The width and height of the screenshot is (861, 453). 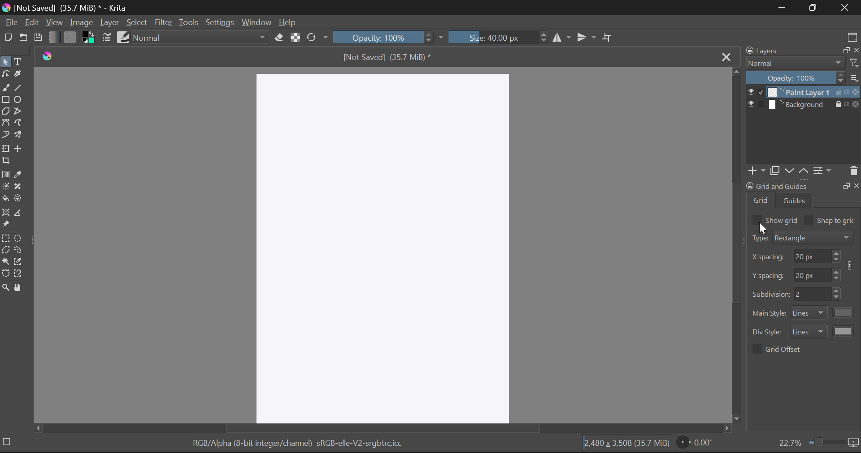 I want to click on Increase or decrease, so click(x=837, y=274).